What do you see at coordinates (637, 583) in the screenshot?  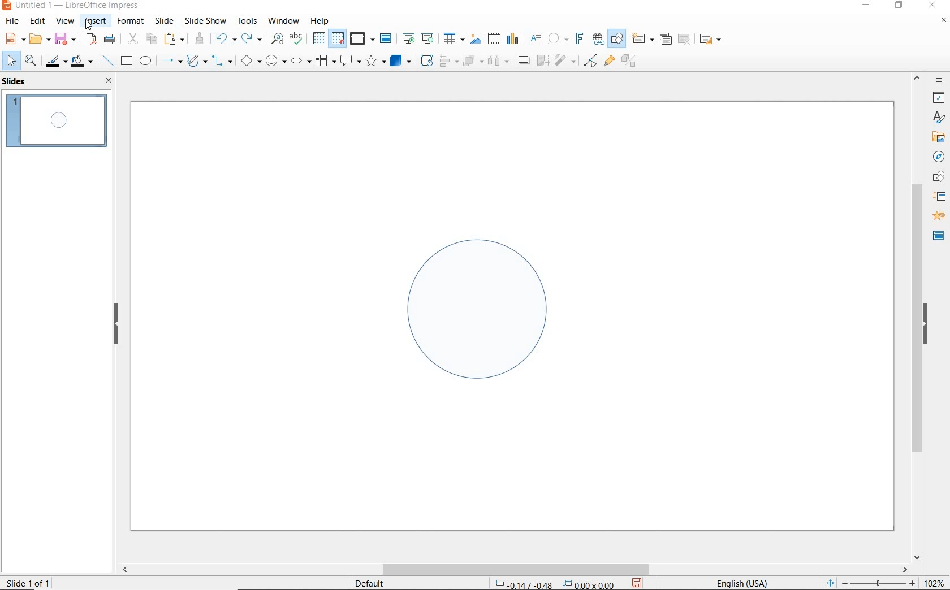 I see `save` at bounding box center [637, 583].